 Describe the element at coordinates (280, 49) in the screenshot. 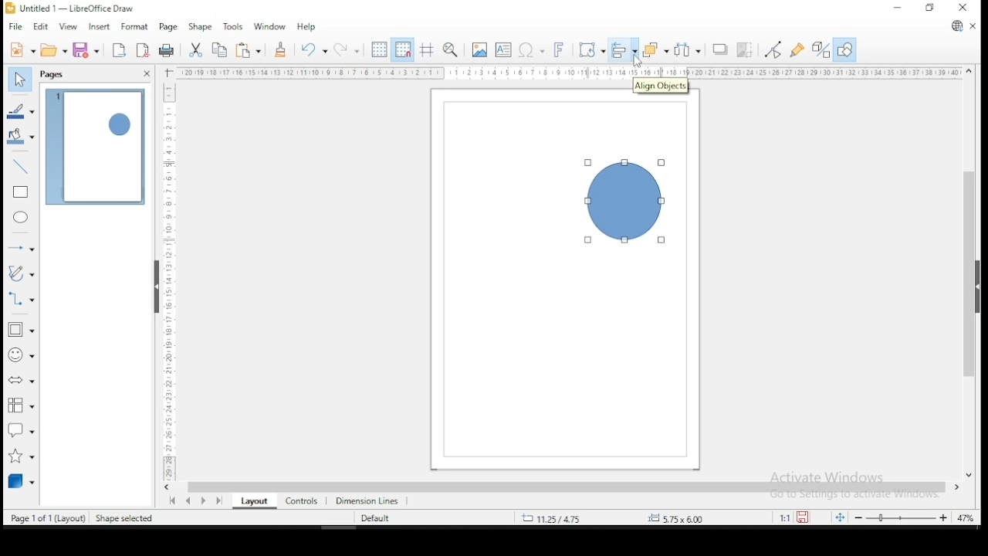

I see `clone formatting` at that location.